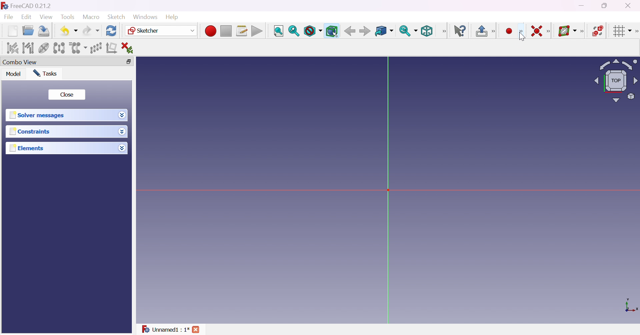 The image size is (640, 335). I want to click on [Sketcher constraints], so click(550, 32).